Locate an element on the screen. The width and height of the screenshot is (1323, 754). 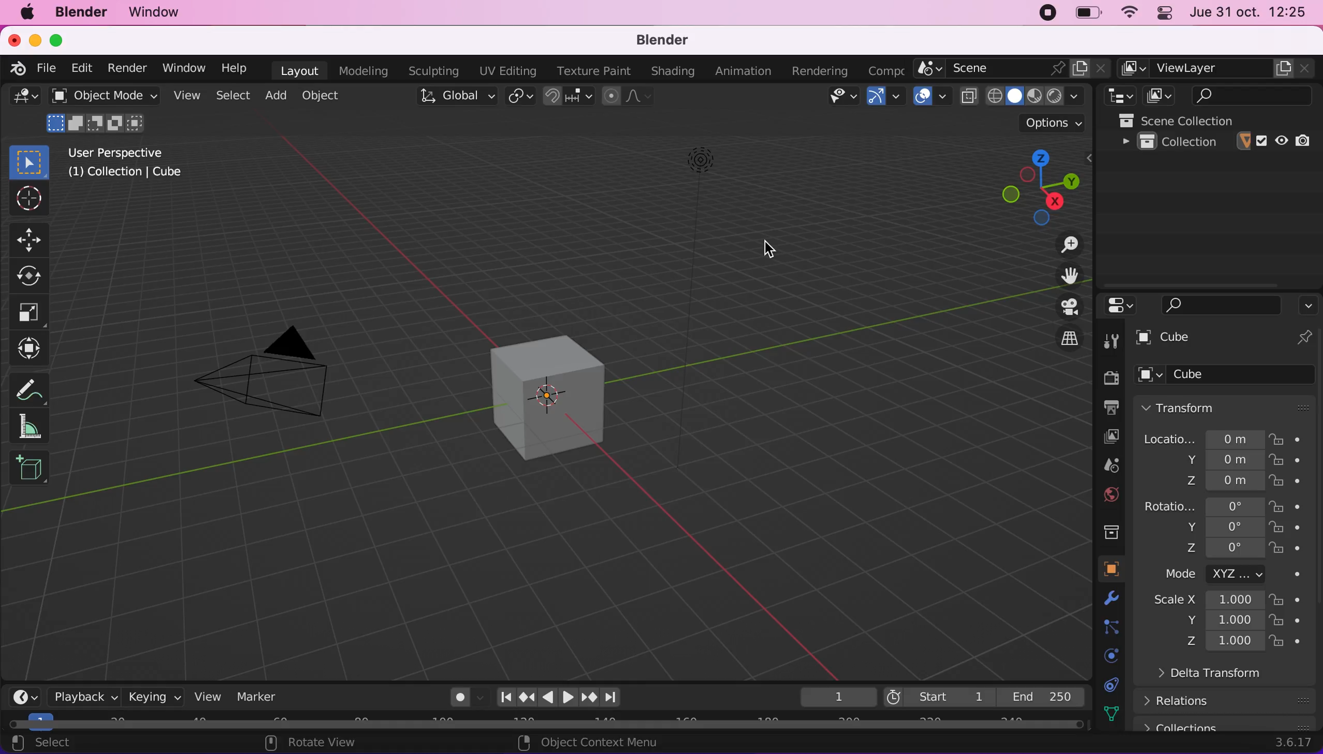
toggle x ray is located at coordinates (968, 96).